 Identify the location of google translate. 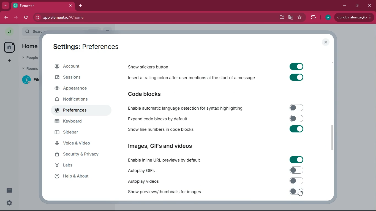
(290, 17).